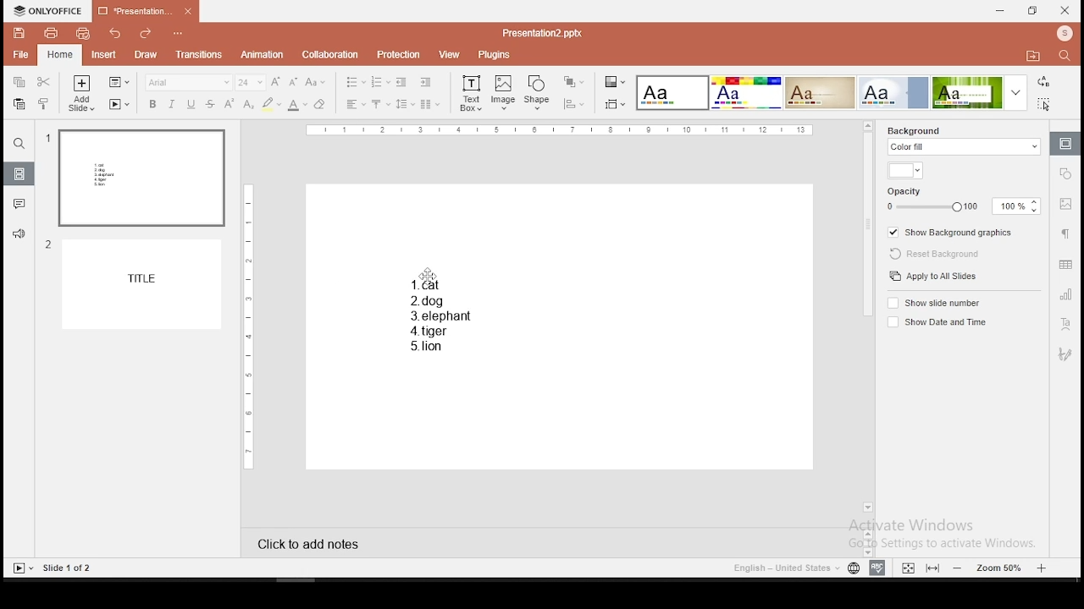  Describe the element at coordinates (190, 82) in the screenshot. I see `font` at that location.